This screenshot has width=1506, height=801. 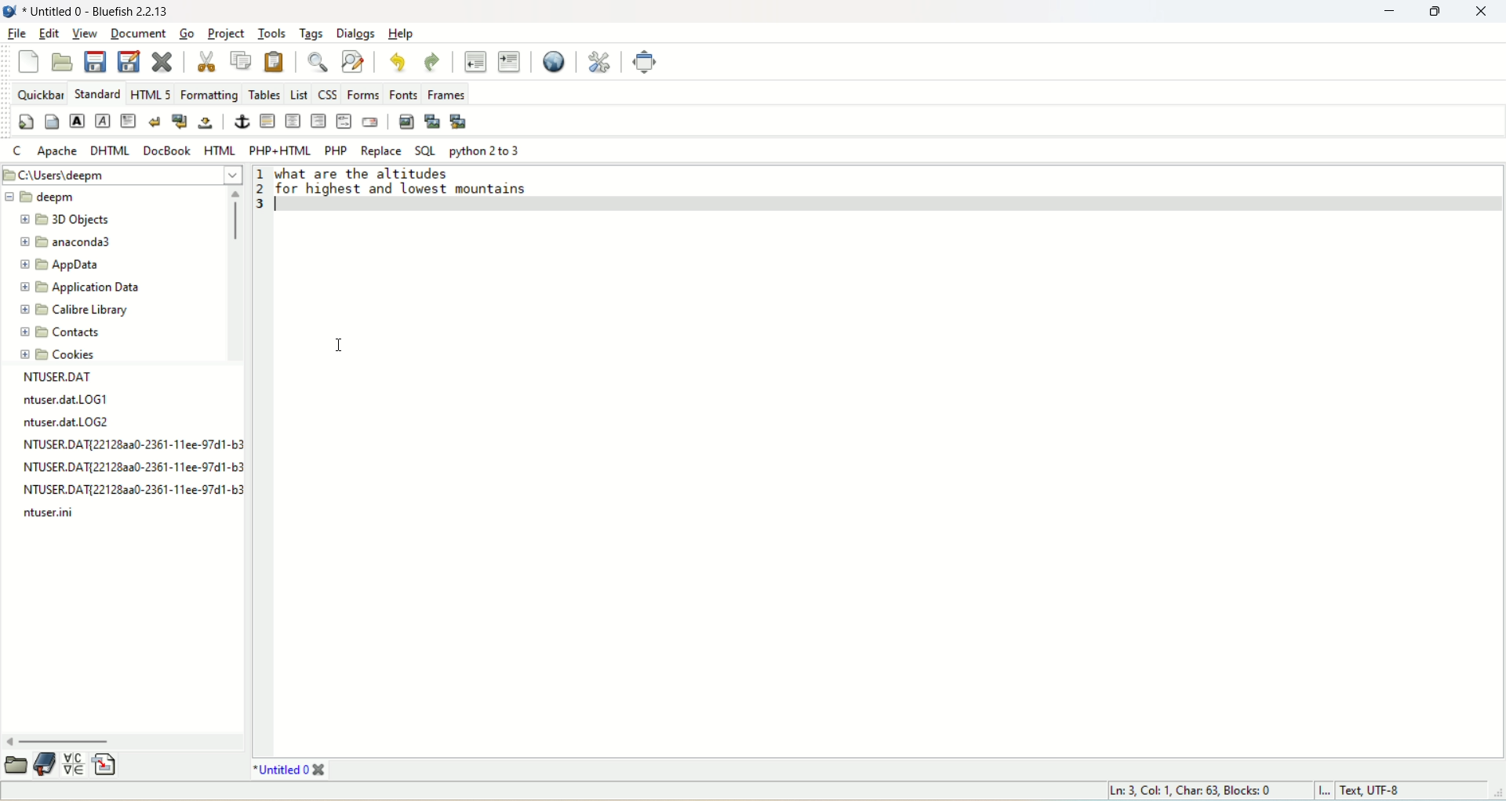 What do you see at coordinates (102, 121) in the screenshot?
I see `emphasize` at bounding box center [102, 121].